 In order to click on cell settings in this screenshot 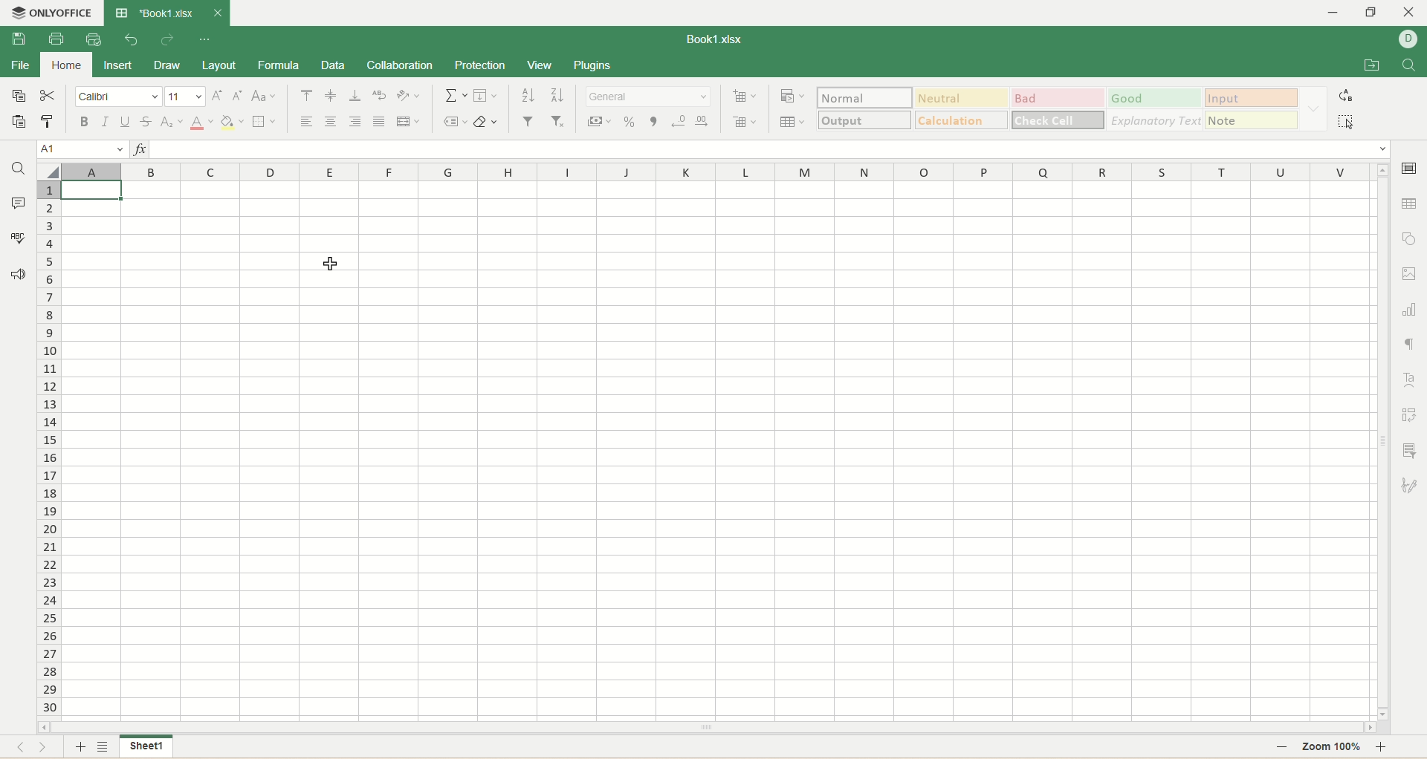, I will do `click(1412, 169)`.